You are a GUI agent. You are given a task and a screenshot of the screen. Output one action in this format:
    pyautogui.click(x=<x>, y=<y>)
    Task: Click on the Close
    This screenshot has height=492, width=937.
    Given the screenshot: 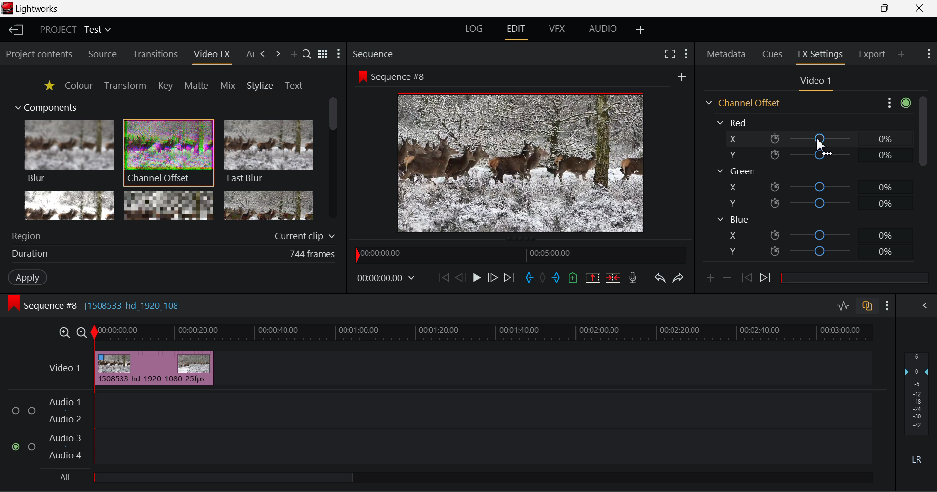 What is the action you would take?
    pyautogui.click(x=919, y=9)
    